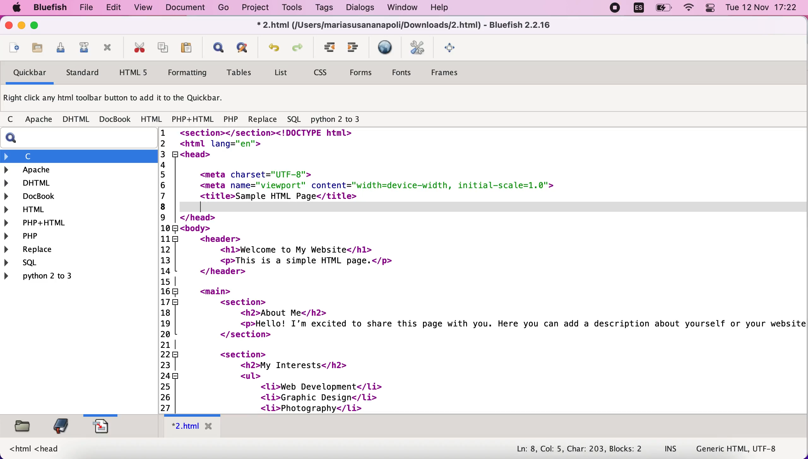 The image size is (808, 459). What do you see at coordinates (53, 9) in the screenshot?
I see `bluefish` at bounding box center [53, 9].